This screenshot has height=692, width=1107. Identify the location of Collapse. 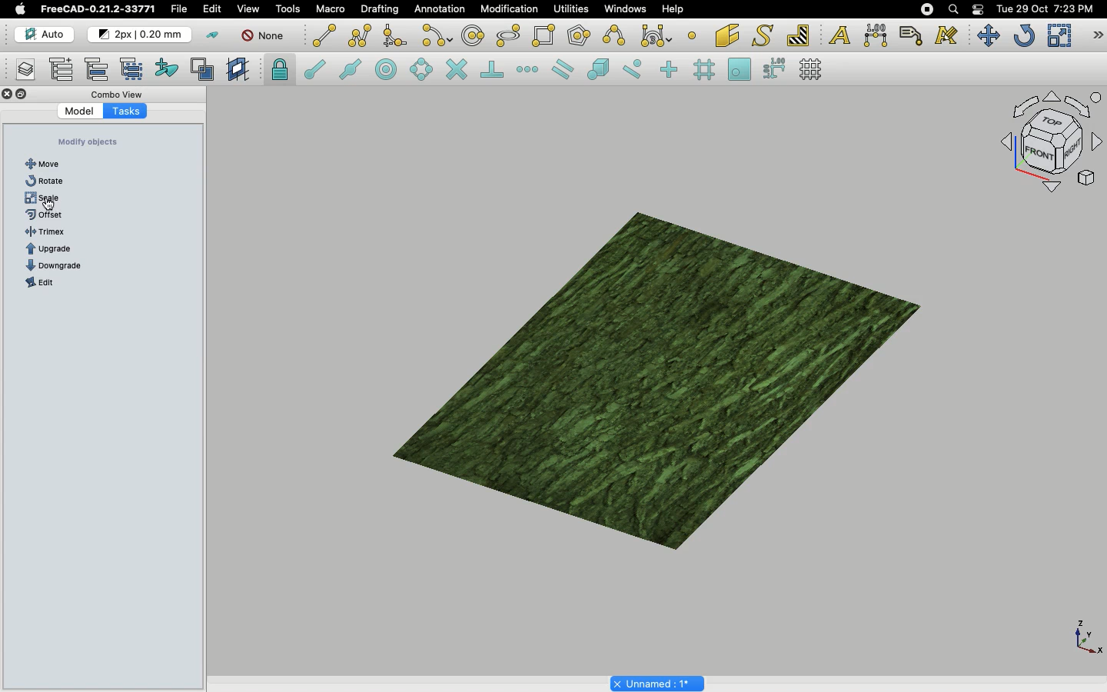
(22, 95).